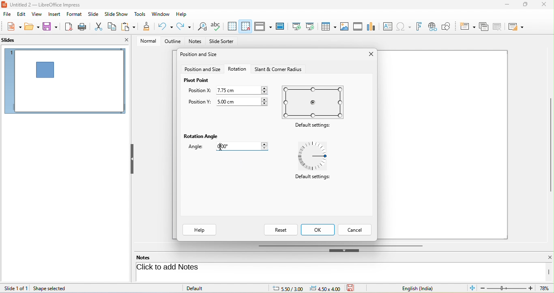 The image size is (554, 293). I want to click on cut, so click(99, 26).